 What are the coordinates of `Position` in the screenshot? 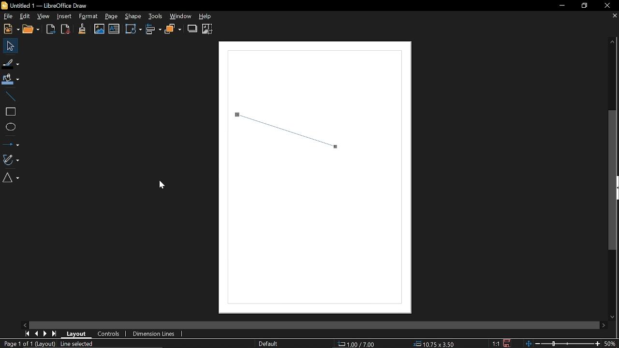 It's located at (359, 344).